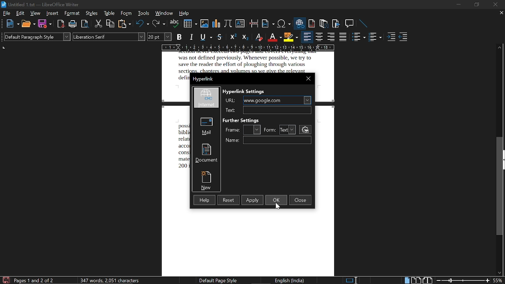  I want to click on settings, so click(306, 130).